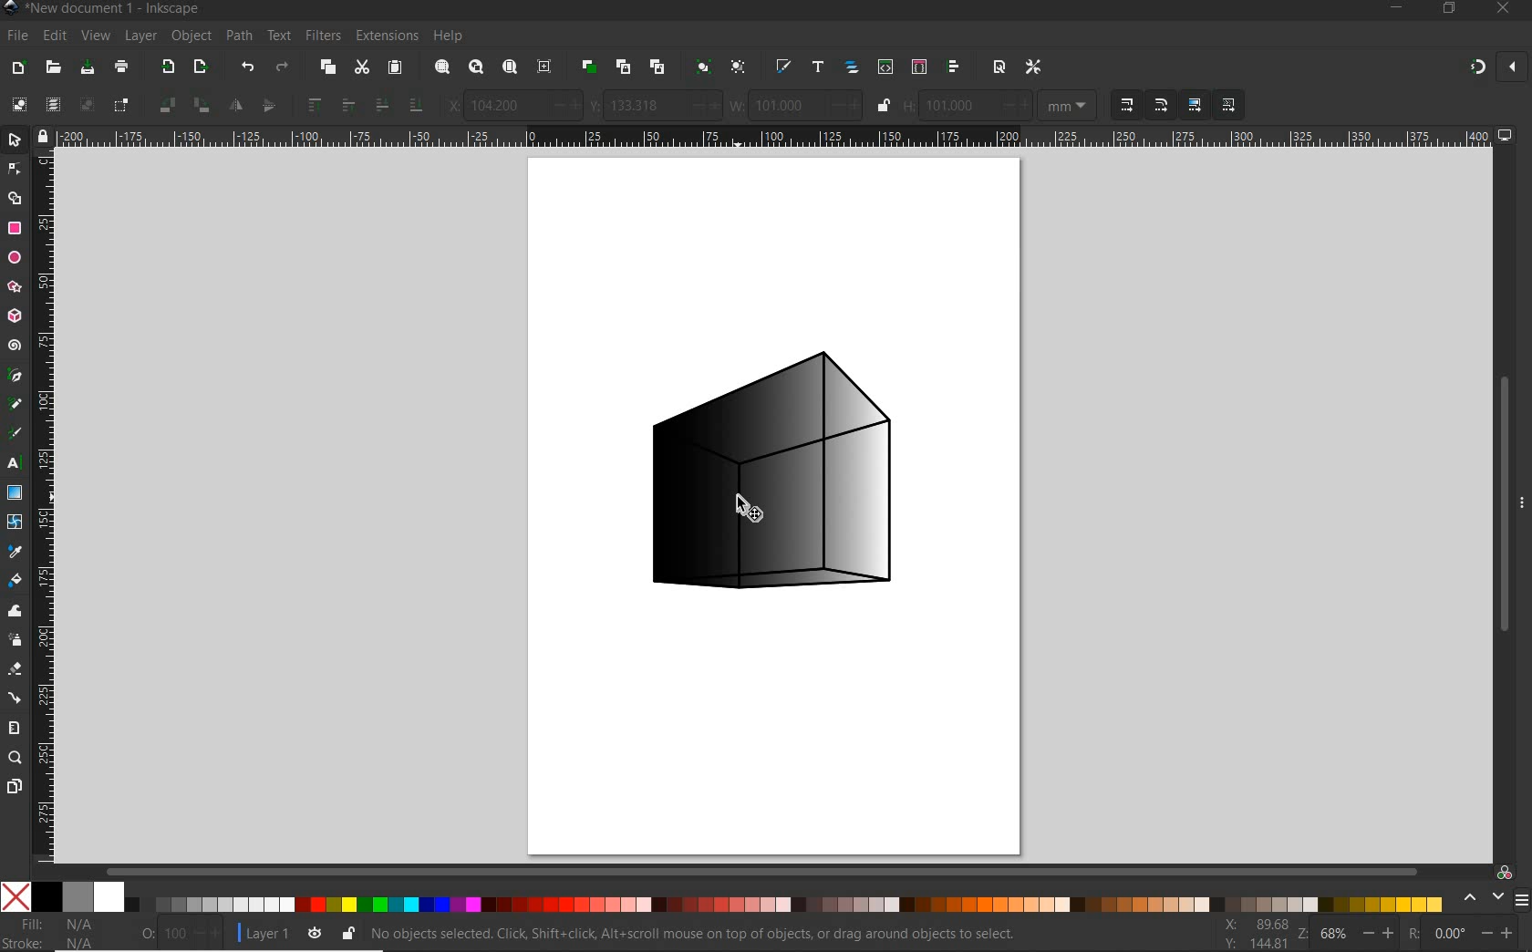 This screenshot has height=952, width=1532. I want to click on OPEN ALIGN AND DISTRIBUTE, so click(954, 67).